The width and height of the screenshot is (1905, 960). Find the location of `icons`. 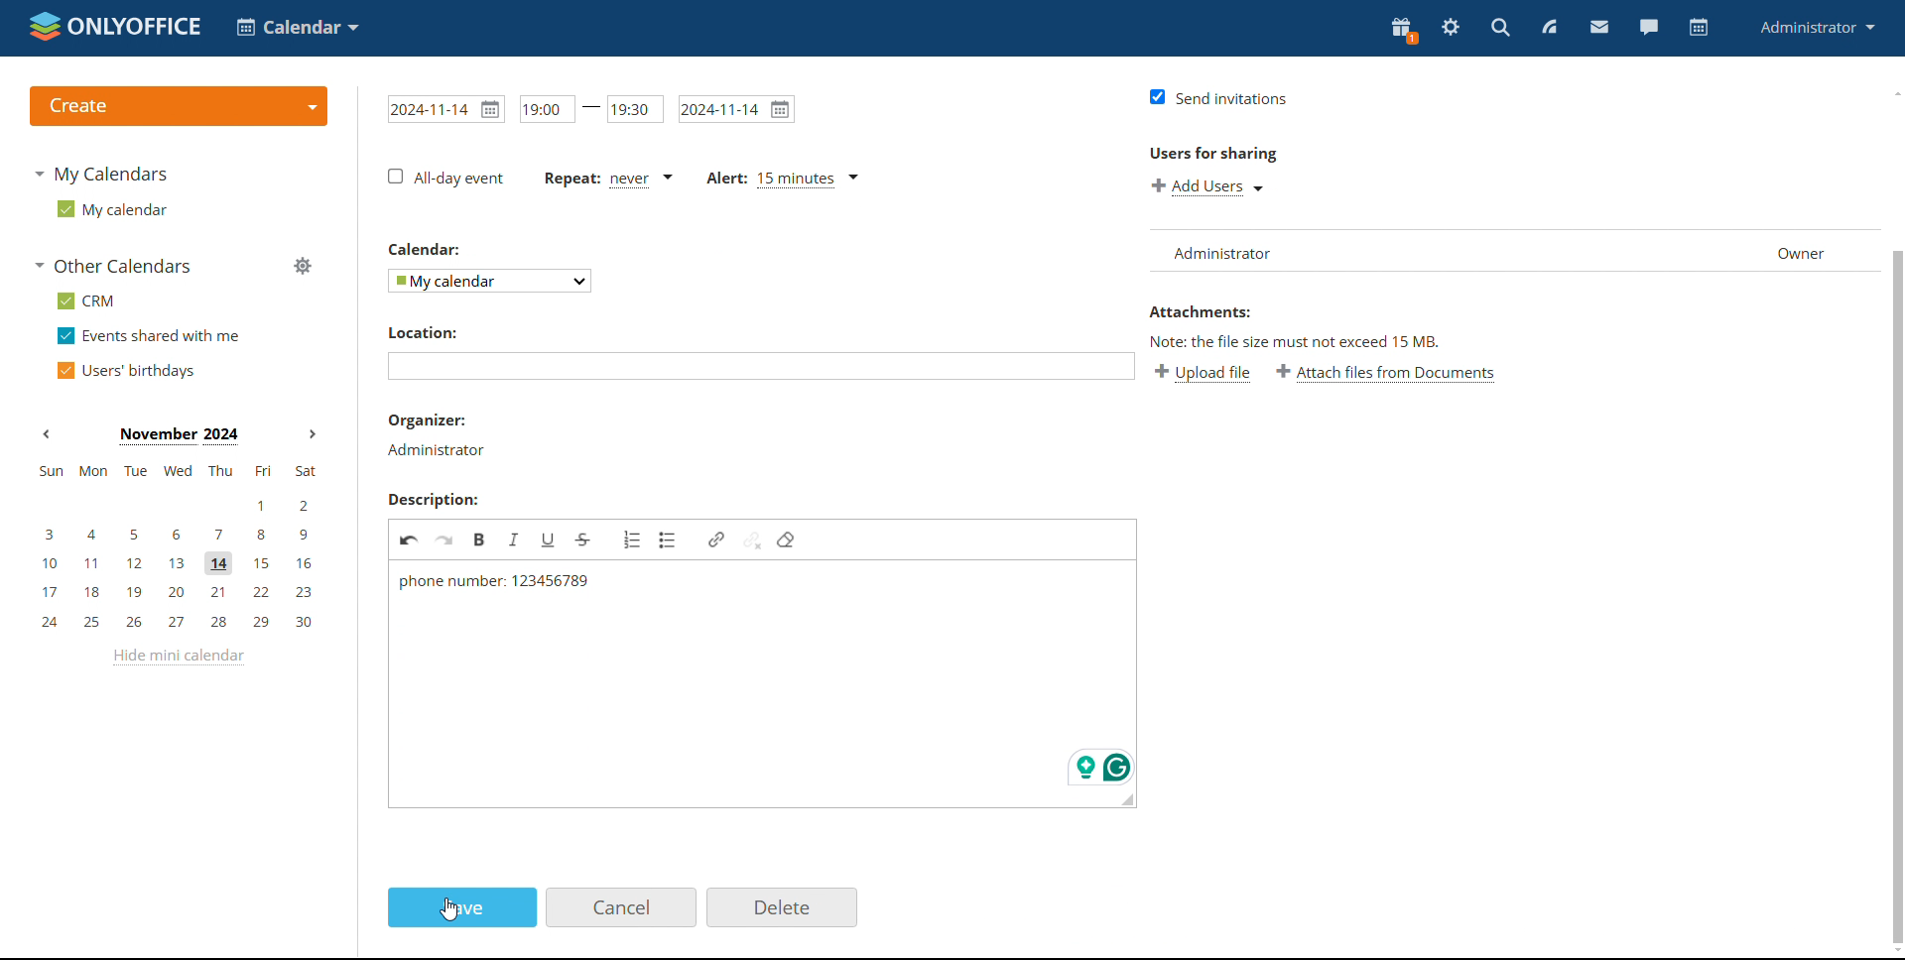

icons is located at coordinates (1101, 768).